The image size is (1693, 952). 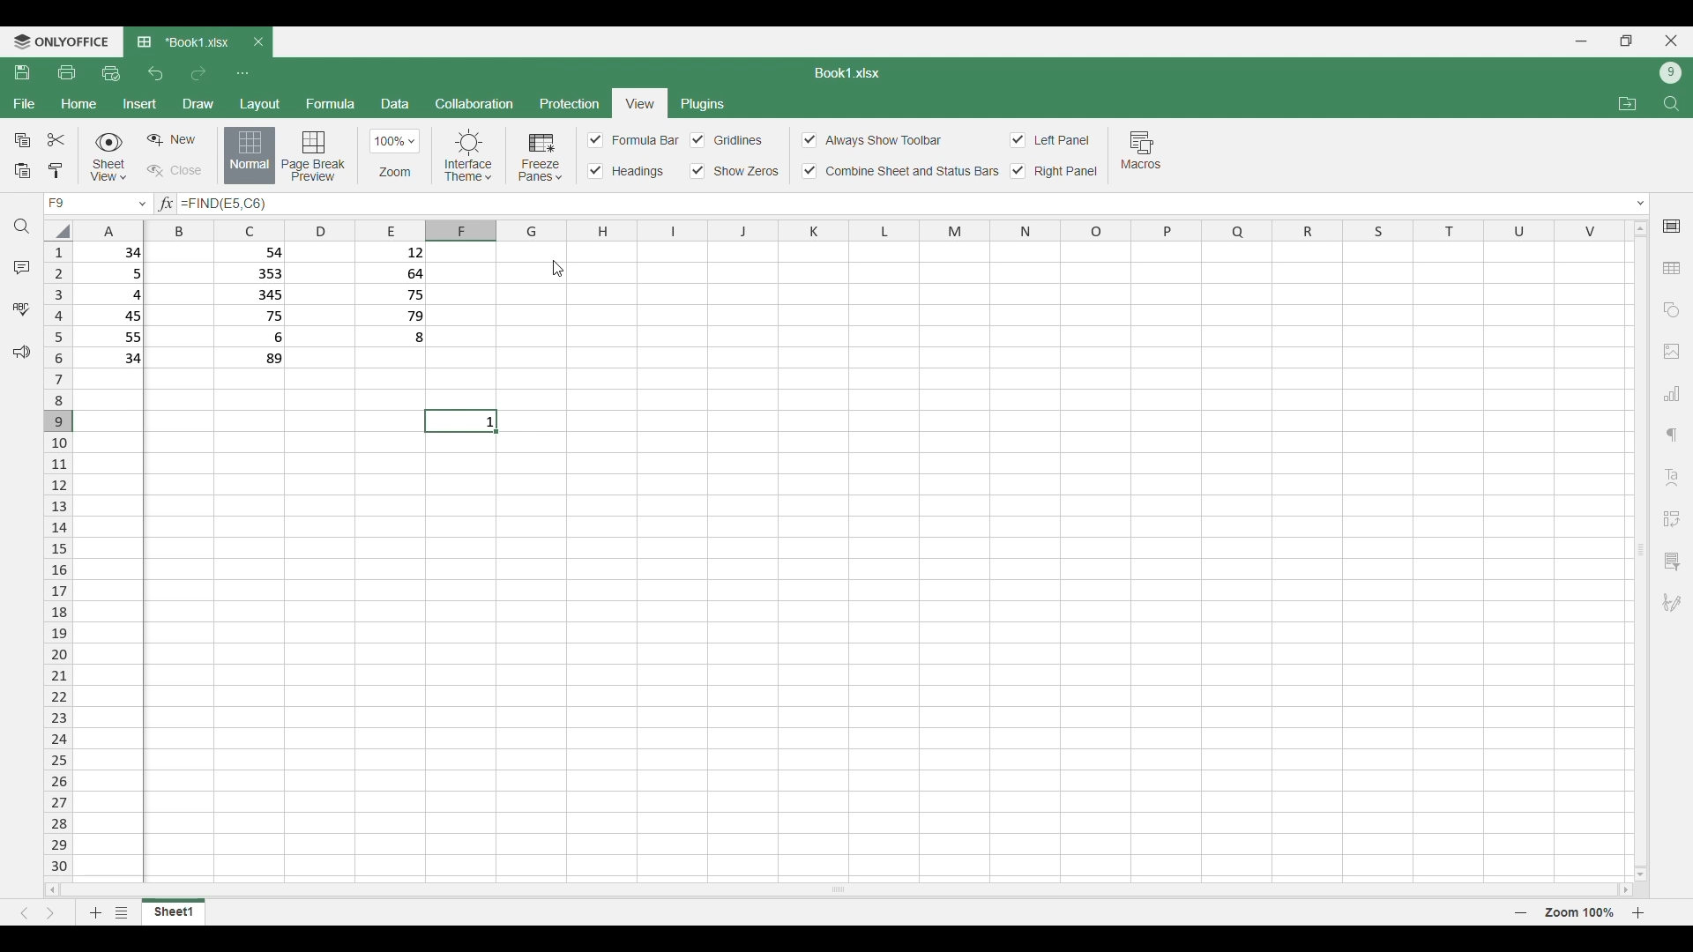 I want to click on Cut, so click(x=56, y=139).